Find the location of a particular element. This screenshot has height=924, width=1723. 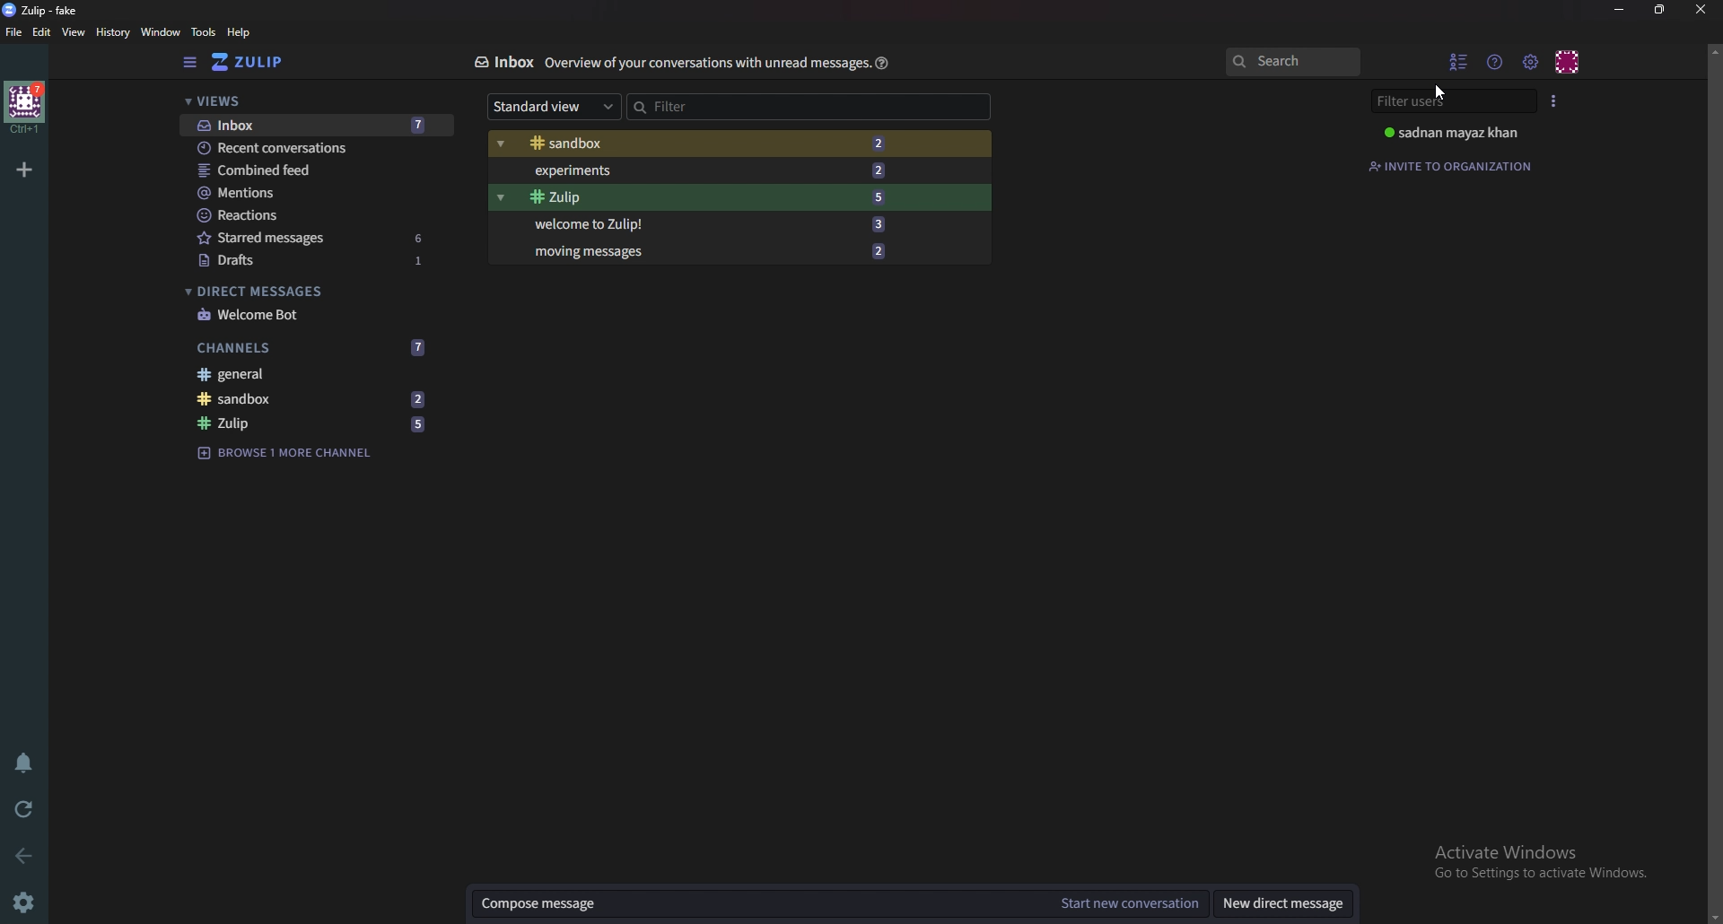

Back is located at coordinates (20, 857).